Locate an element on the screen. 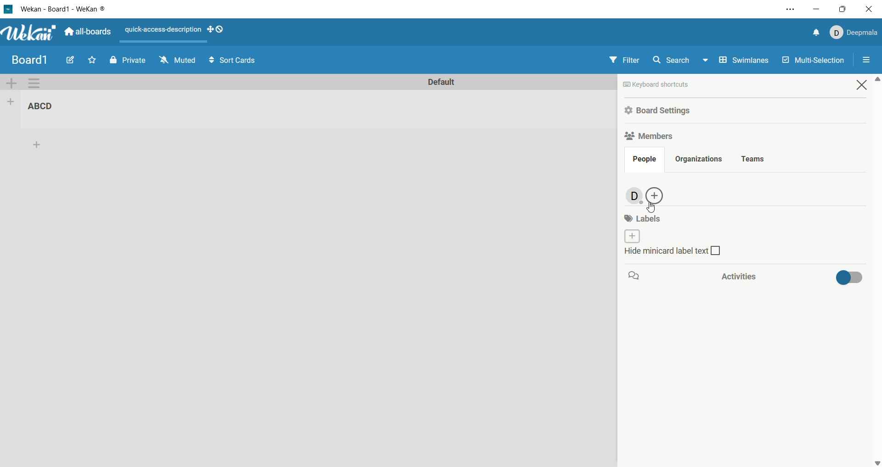 This screenshot has height=467, width=882. maximize is located at coordinates (842, 9).